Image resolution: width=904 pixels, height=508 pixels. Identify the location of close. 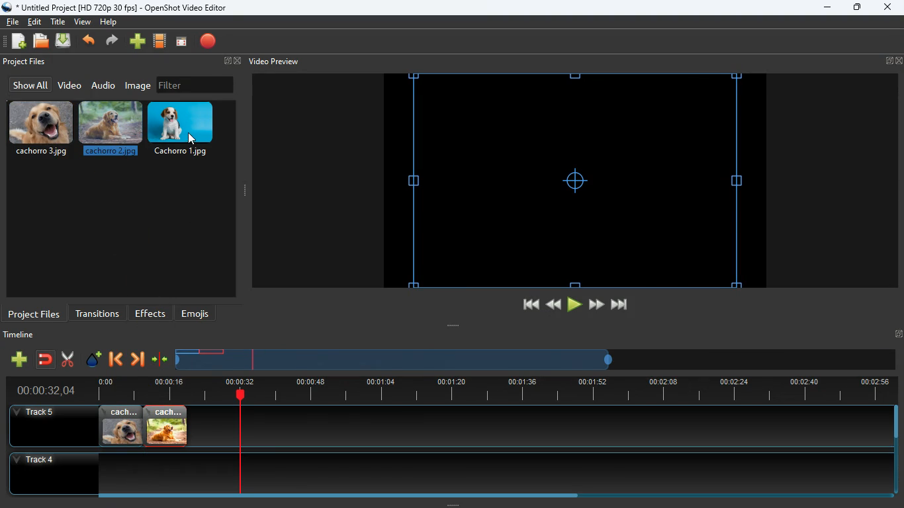
(887, 8).